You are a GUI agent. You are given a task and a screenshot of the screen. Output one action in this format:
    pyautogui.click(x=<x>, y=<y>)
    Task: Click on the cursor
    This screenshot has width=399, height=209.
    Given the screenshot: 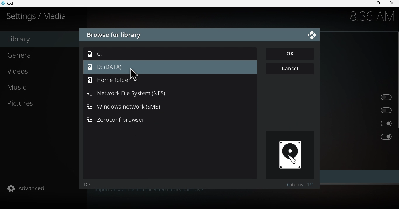 What is the action you would take?
    pyautogui.click(x=134, y=76)
    